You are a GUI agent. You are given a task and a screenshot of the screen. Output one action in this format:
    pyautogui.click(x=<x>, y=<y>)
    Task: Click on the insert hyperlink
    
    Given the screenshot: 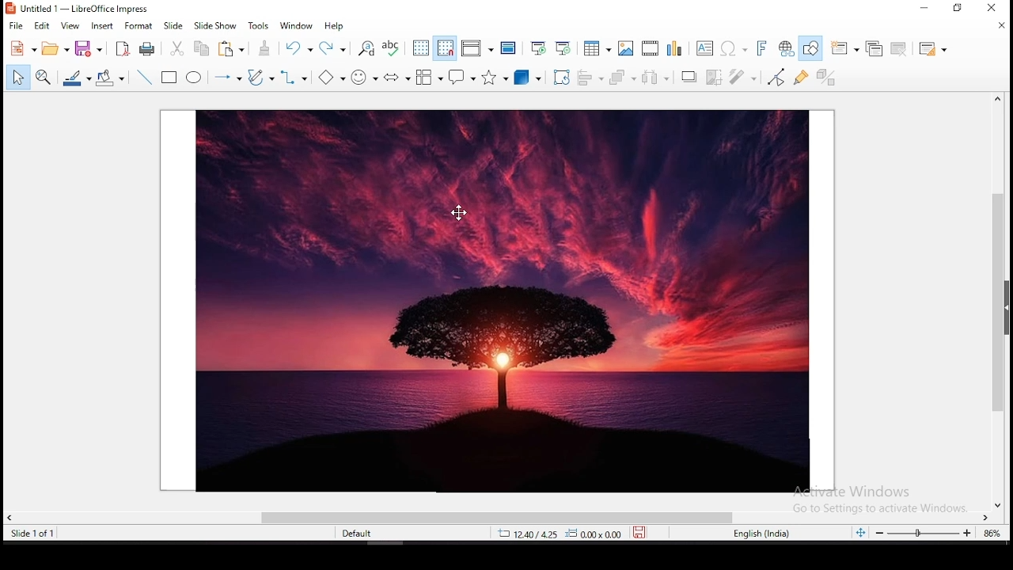 What is the action you would take?
    pyautogui.click(x=788, y=48)
    